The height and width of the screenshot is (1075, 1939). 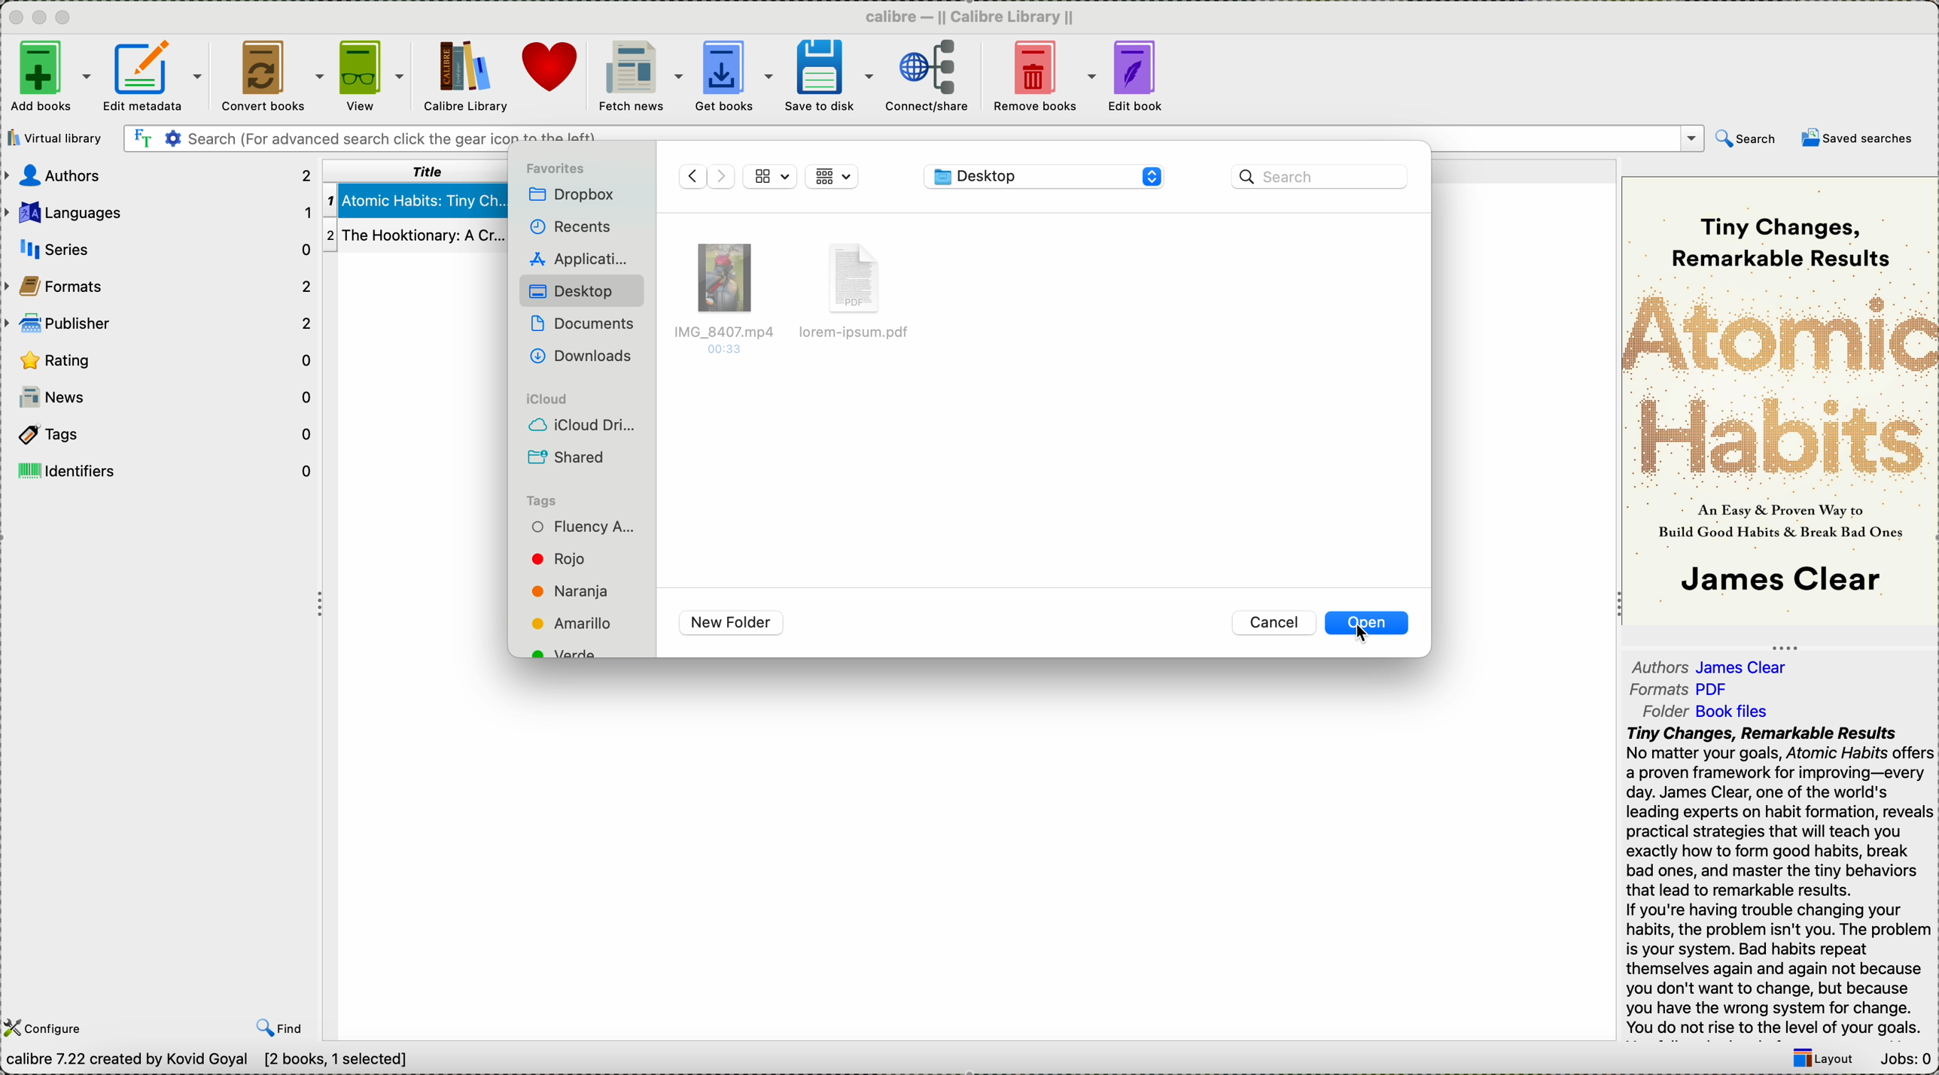 I want to click on tag, so click(x=568, y=624).